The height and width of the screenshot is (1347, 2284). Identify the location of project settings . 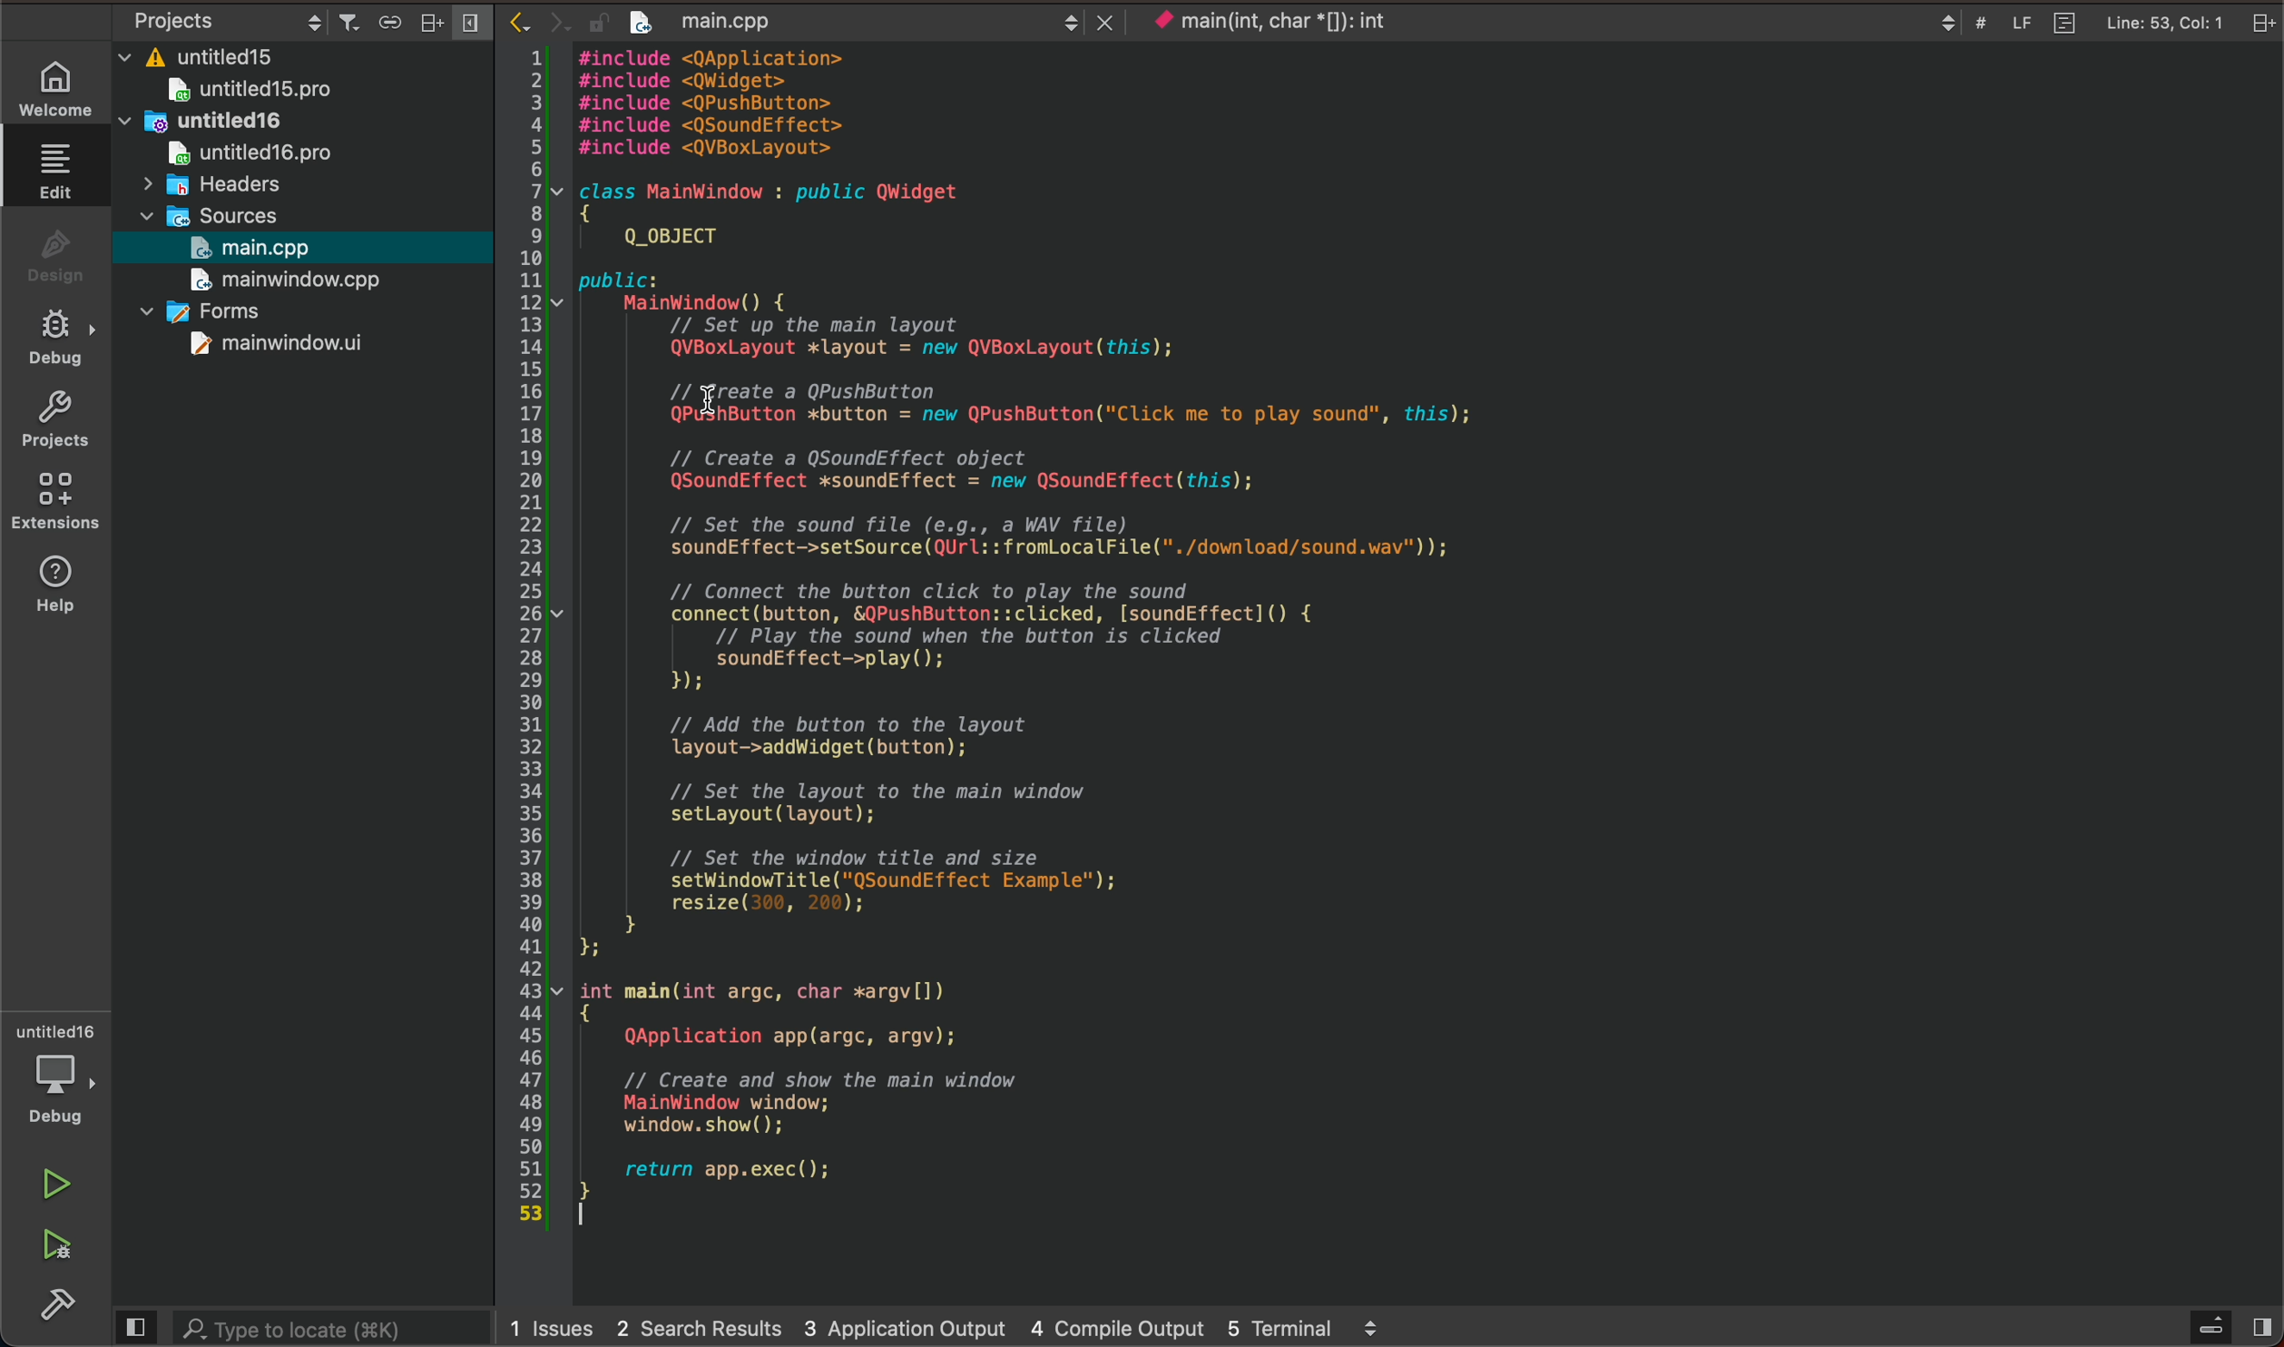
(300, 17).